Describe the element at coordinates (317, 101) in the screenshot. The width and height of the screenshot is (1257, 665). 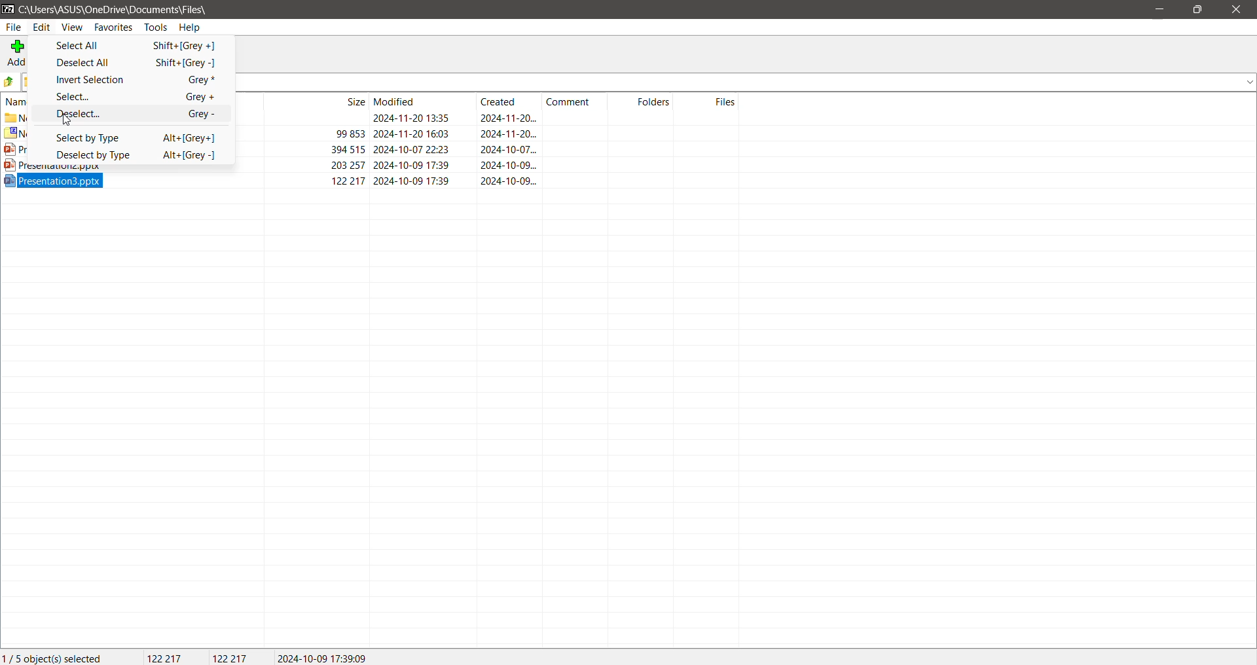
I see `File Sizes` at that location.